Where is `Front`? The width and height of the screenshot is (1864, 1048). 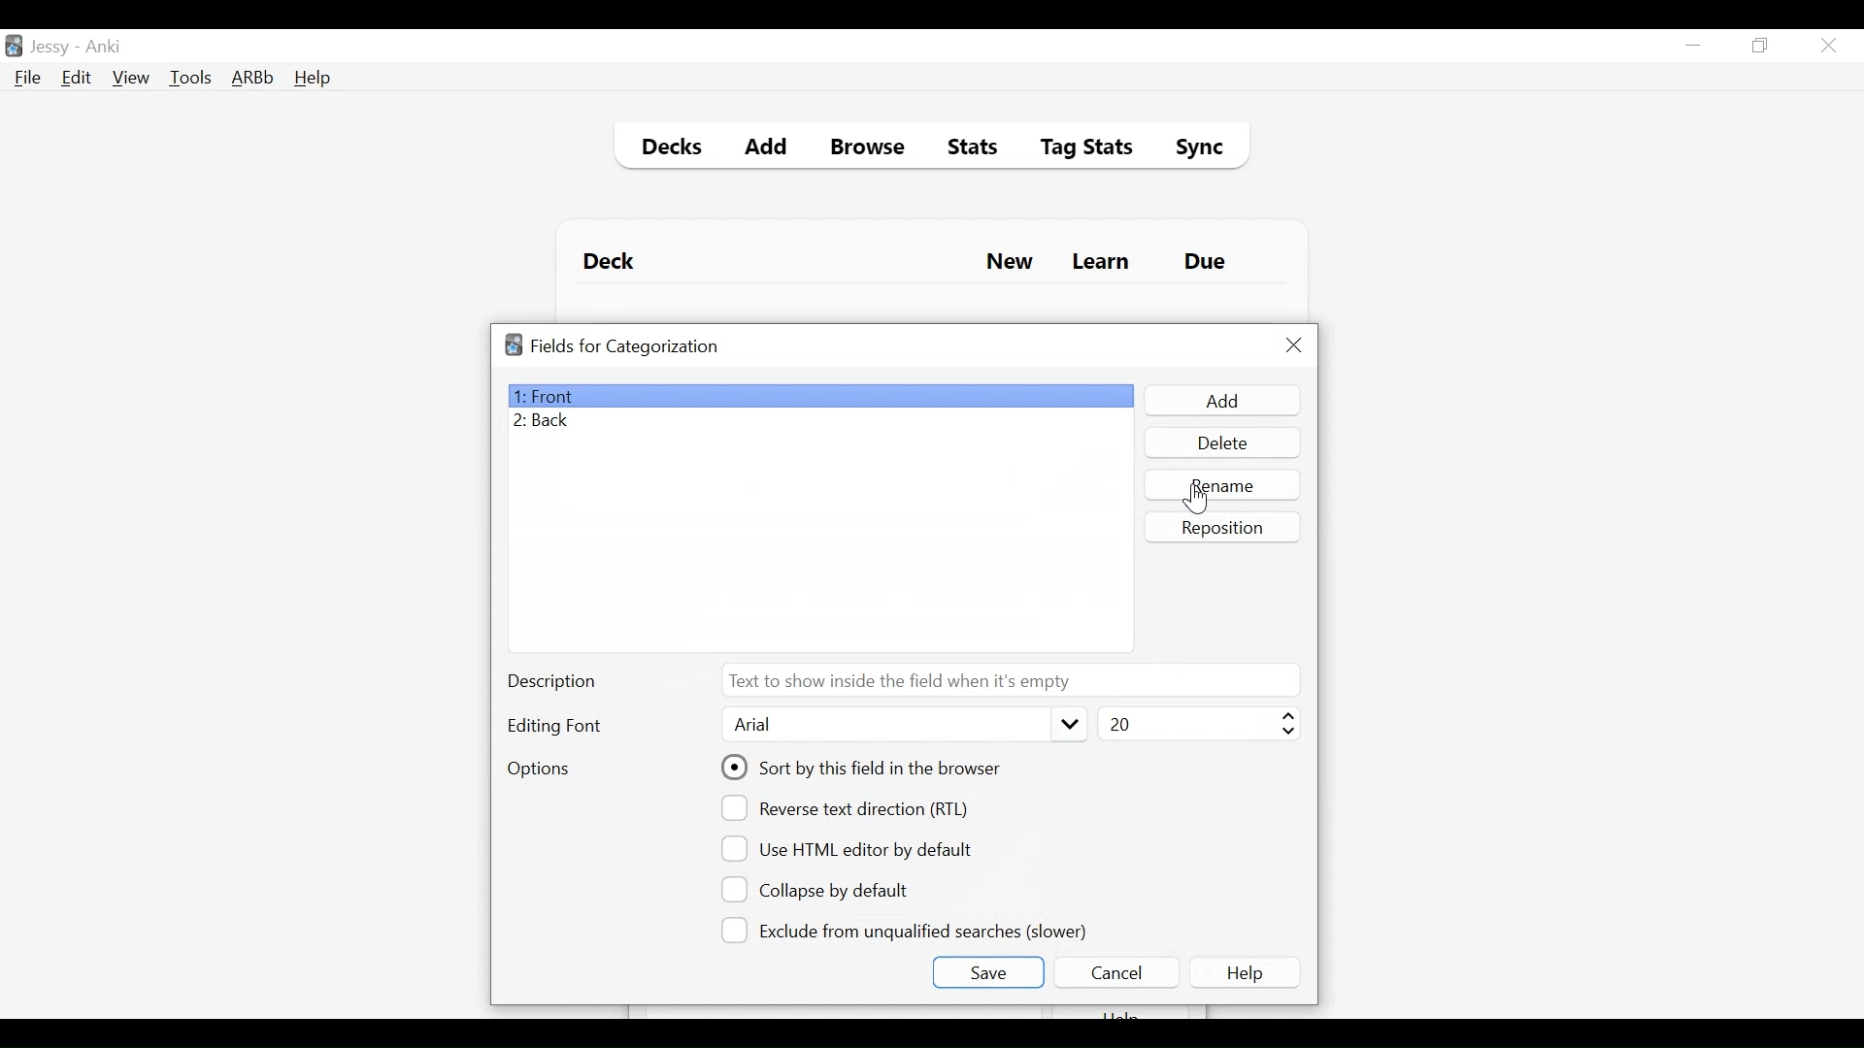
Front is located at coordinates (819, 396).